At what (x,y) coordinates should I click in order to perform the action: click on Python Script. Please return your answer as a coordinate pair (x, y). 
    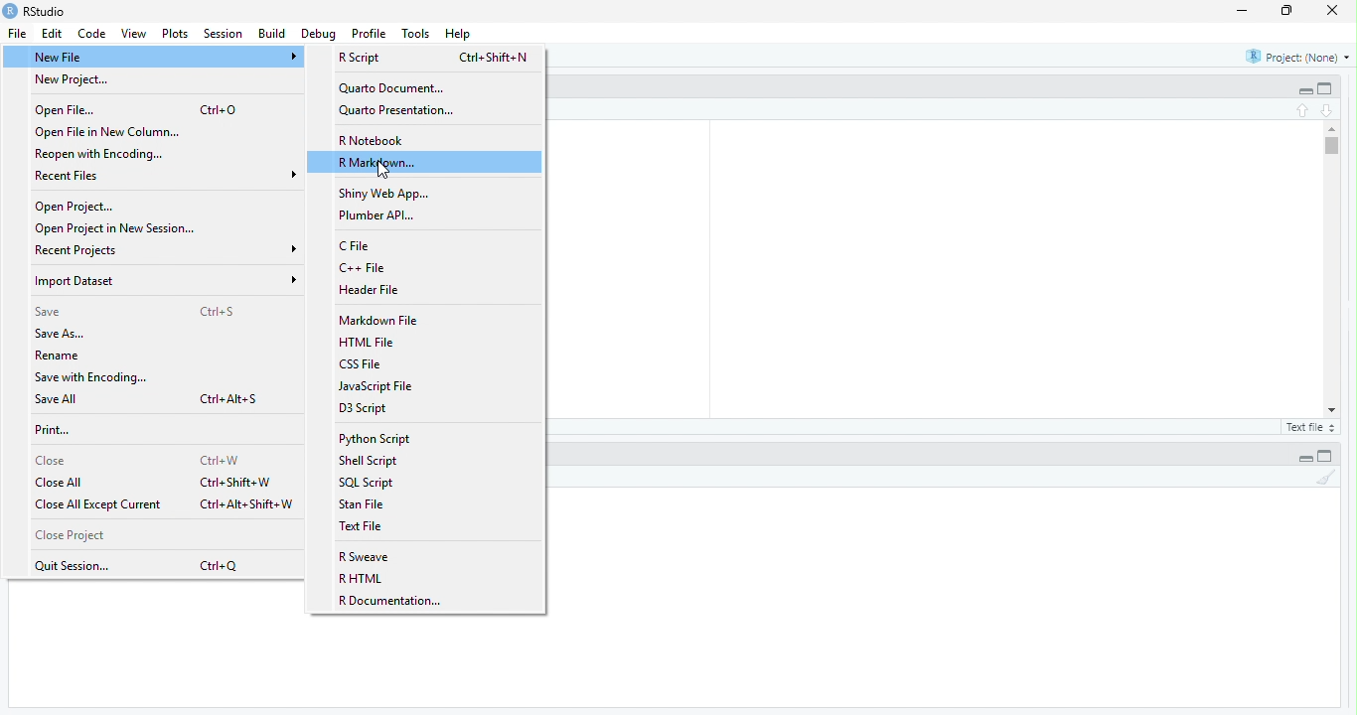
    Looking at the image, I should click on (375, 439).